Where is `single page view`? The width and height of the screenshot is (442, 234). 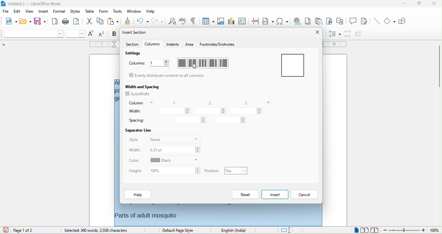
single page view is located at coordinates (357, 230).